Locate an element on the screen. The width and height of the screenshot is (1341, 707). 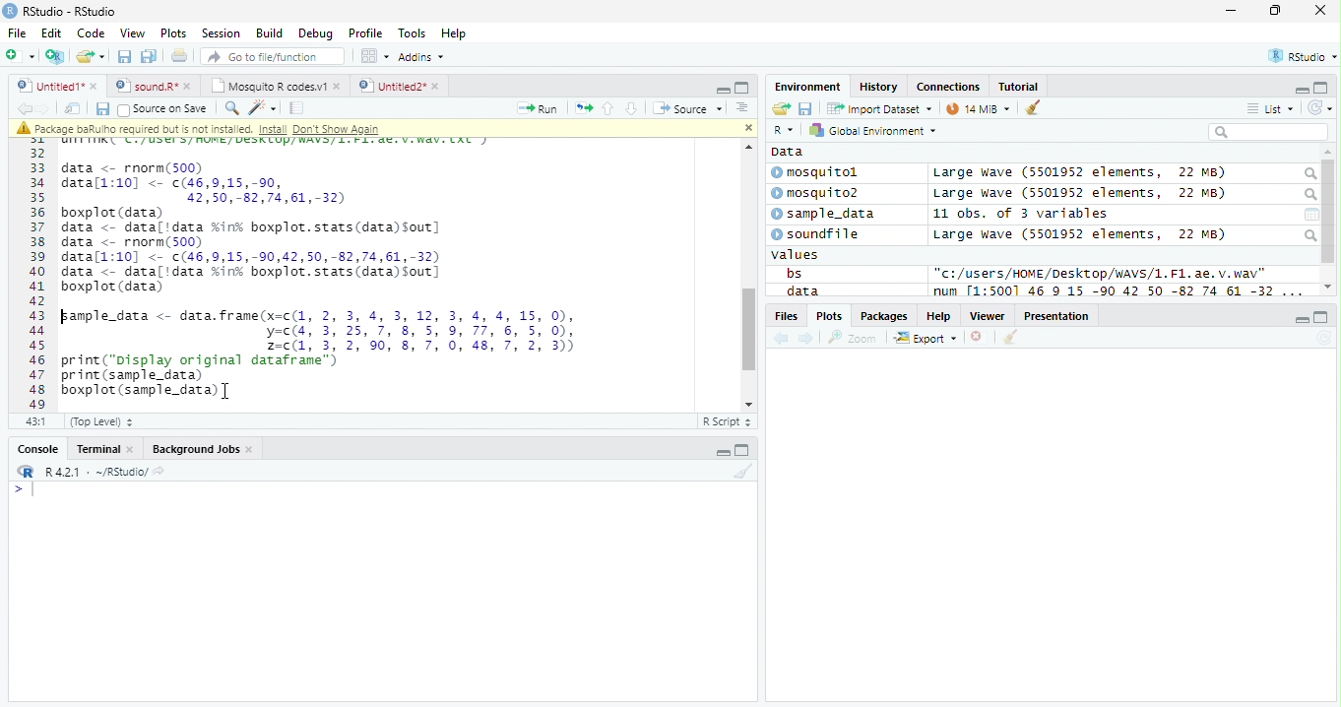
Logo is located at coordinates (11, 11).